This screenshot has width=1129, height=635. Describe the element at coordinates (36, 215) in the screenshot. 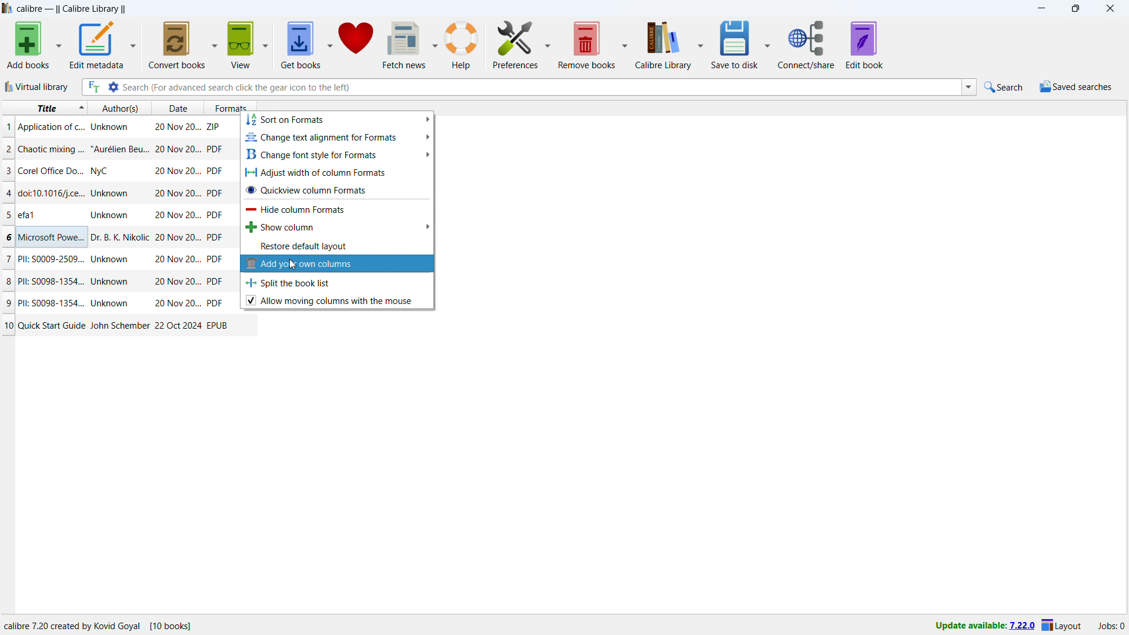

I see `title` at that location.